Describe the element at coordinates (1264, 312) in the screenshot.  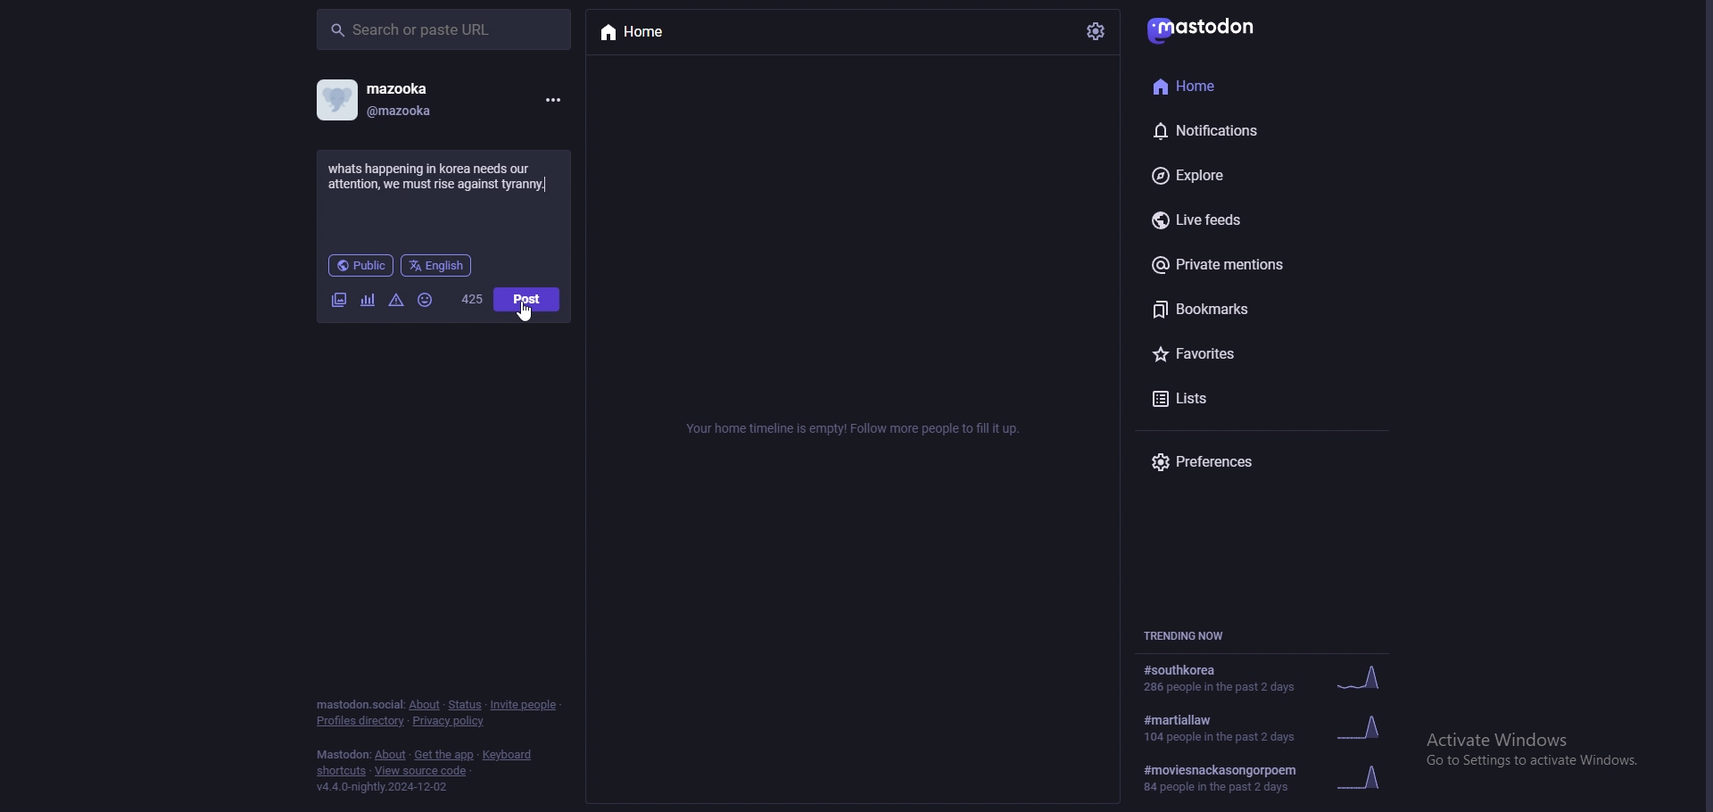
I see `bookmarks` at that location.